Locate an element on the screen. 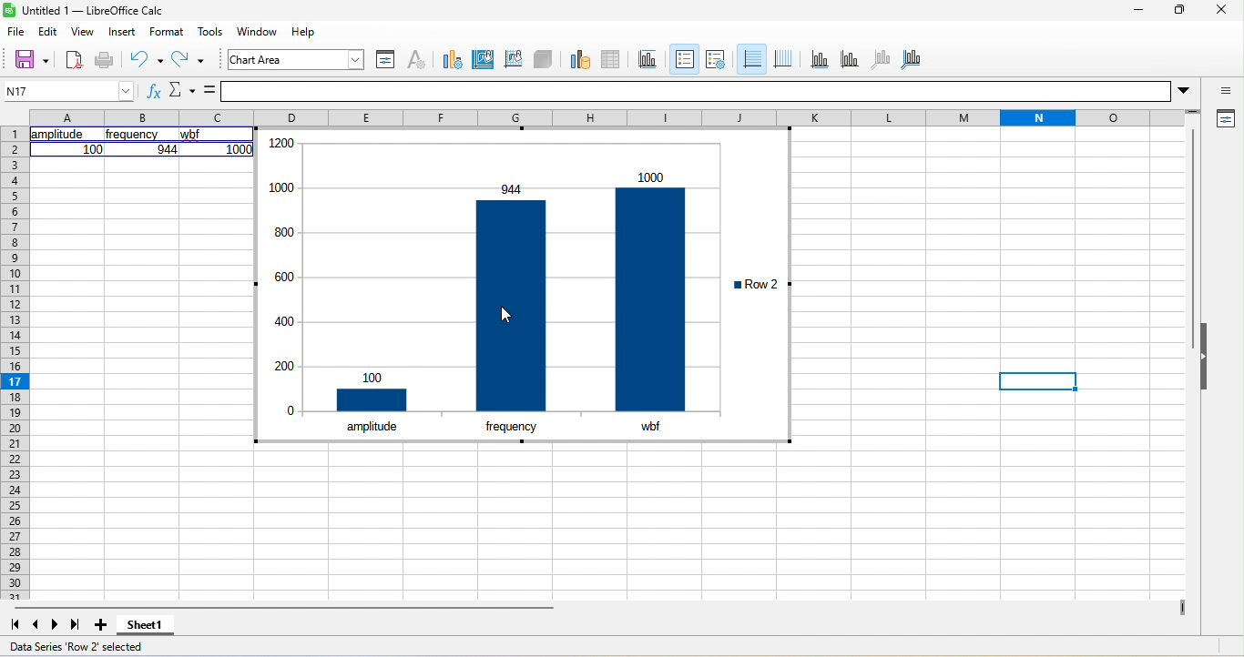 Image resolution: width=1244 pixels, height=657 pixels. z axis is located at coordinates (887, 60).